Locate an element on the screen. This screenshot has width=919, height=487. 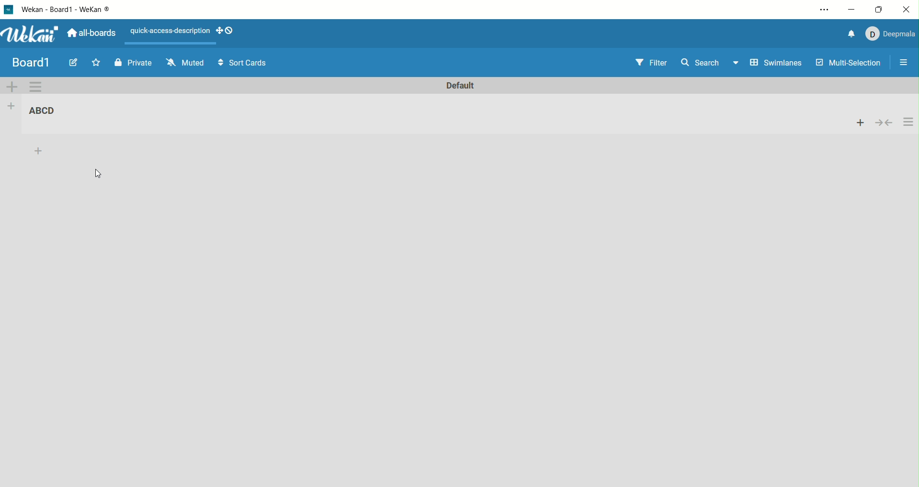
text is located at coordinates (167, 31).